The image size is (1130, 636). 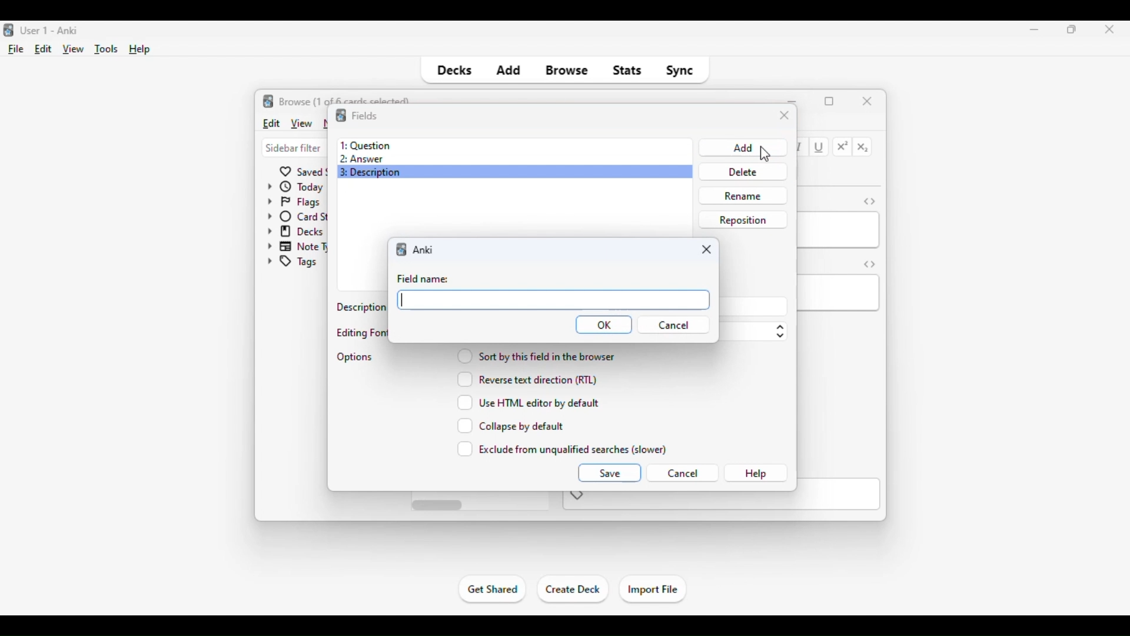 What do you see at coordinates (1035, 29) in the screenshot?
I see `minimize` at bounding box center [1035, 29].